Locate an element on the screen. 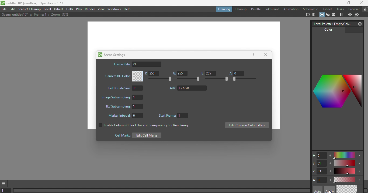 The width and height of the screenshot is (368, 193). Decrease is located at coordinates (330, 164).